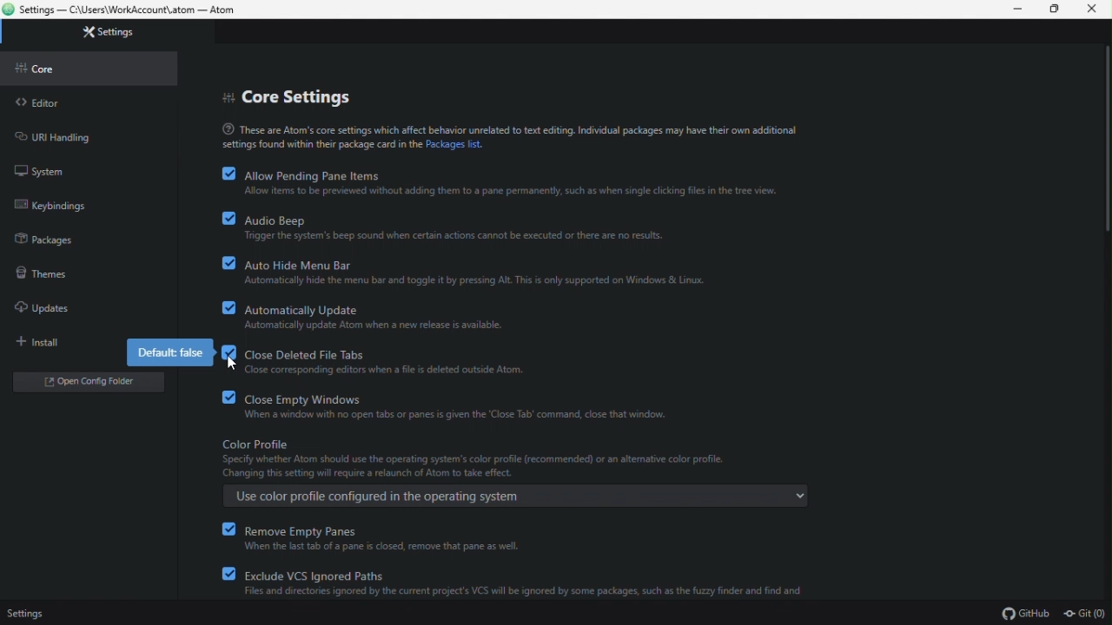  Describe the element at coordinates (225, 398) in the screenshot. I see `checkbox` at that location.